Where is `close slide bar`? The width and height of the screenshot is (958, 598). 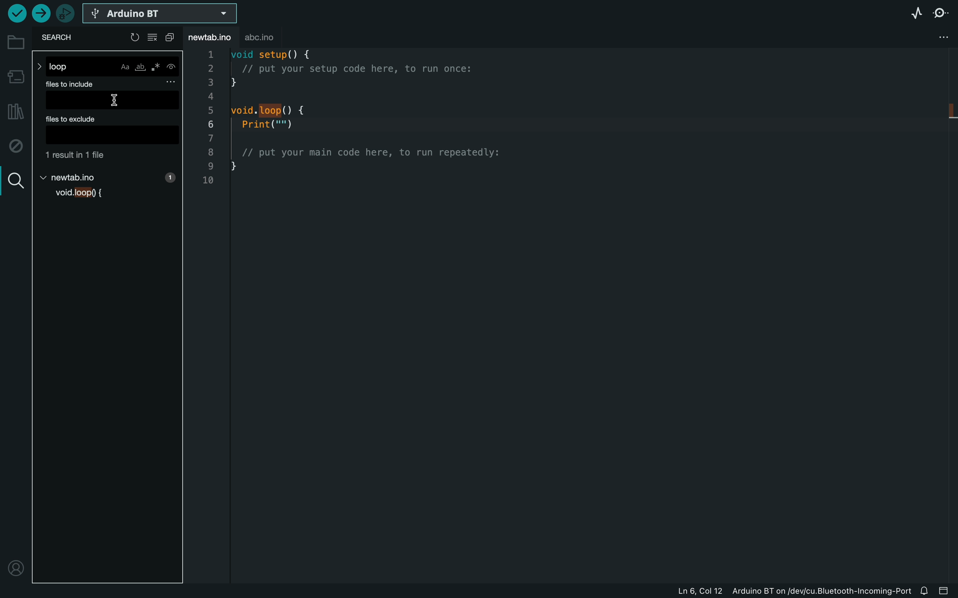
close slide bar is located at coordinates (948, 587).